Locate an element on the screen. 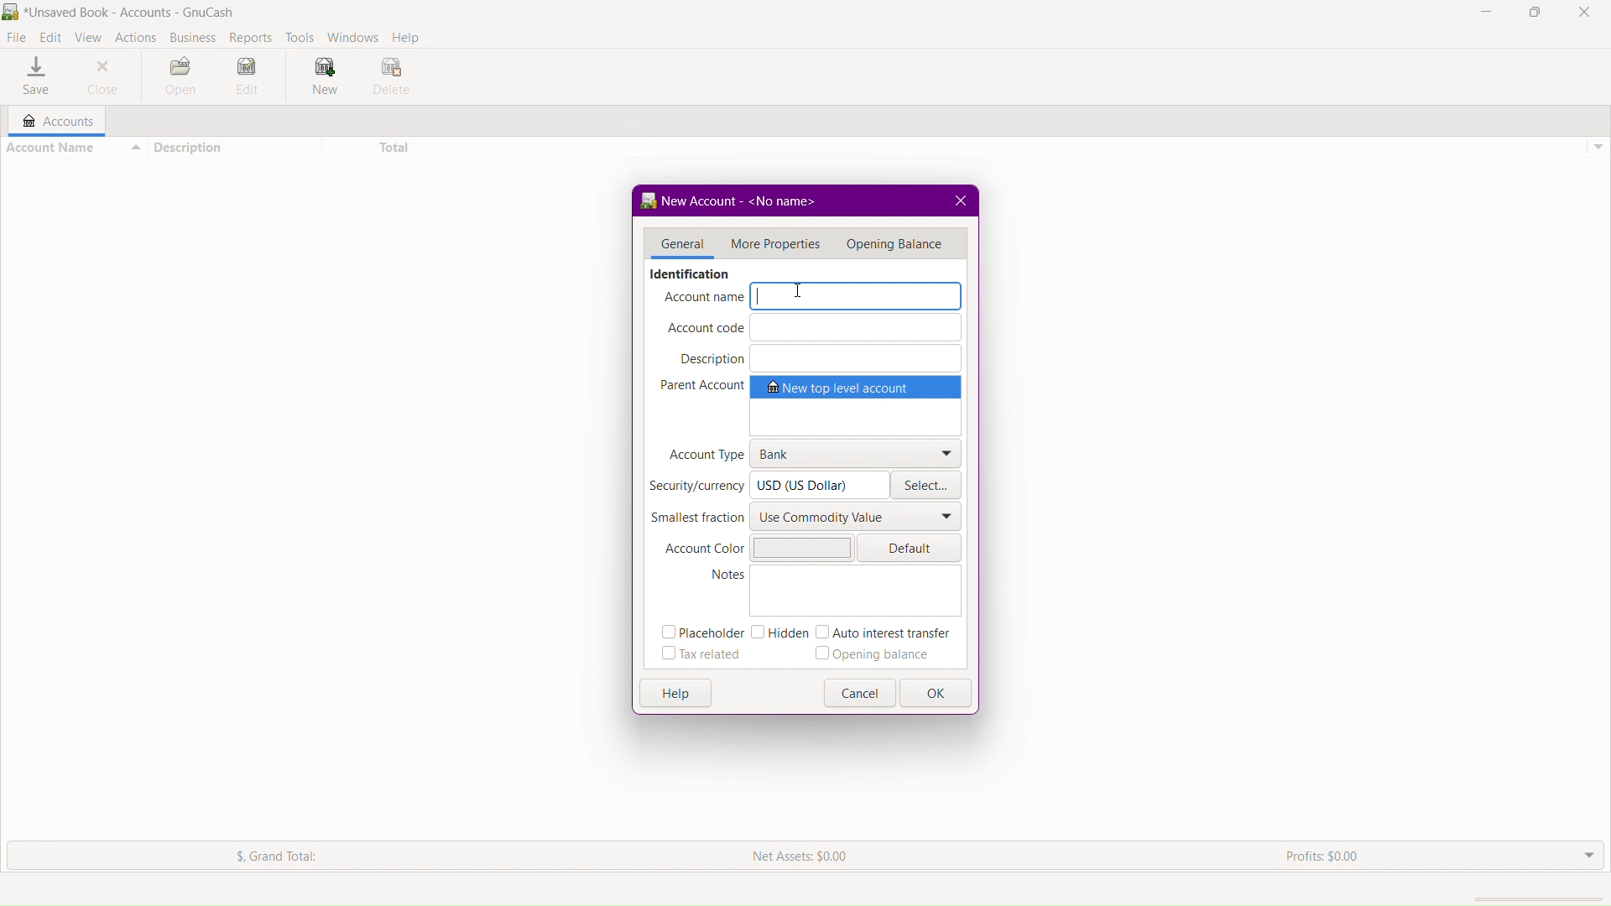 The image size is (1611, 906). Help is located at coordinates (409, 35).